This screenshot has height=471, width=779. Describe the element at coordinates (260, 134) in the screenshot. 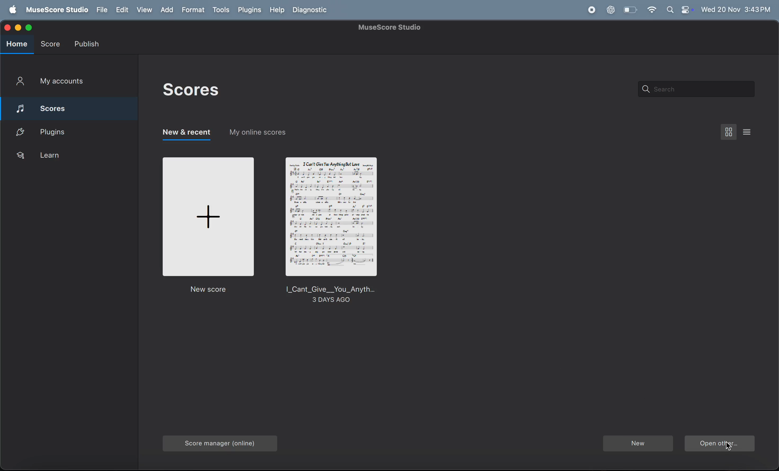

I see `my online scores` at that location.